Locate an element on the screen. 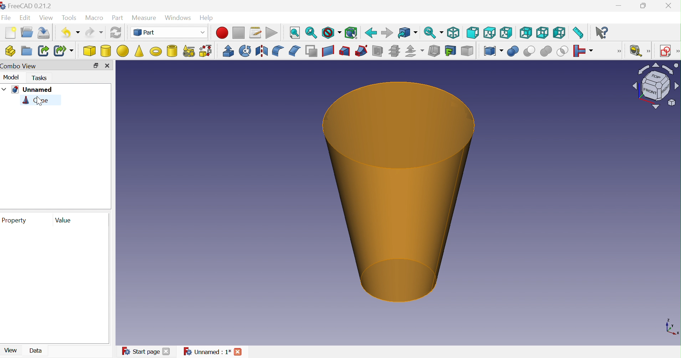  Mirroring is located at coordinates (262, 51).